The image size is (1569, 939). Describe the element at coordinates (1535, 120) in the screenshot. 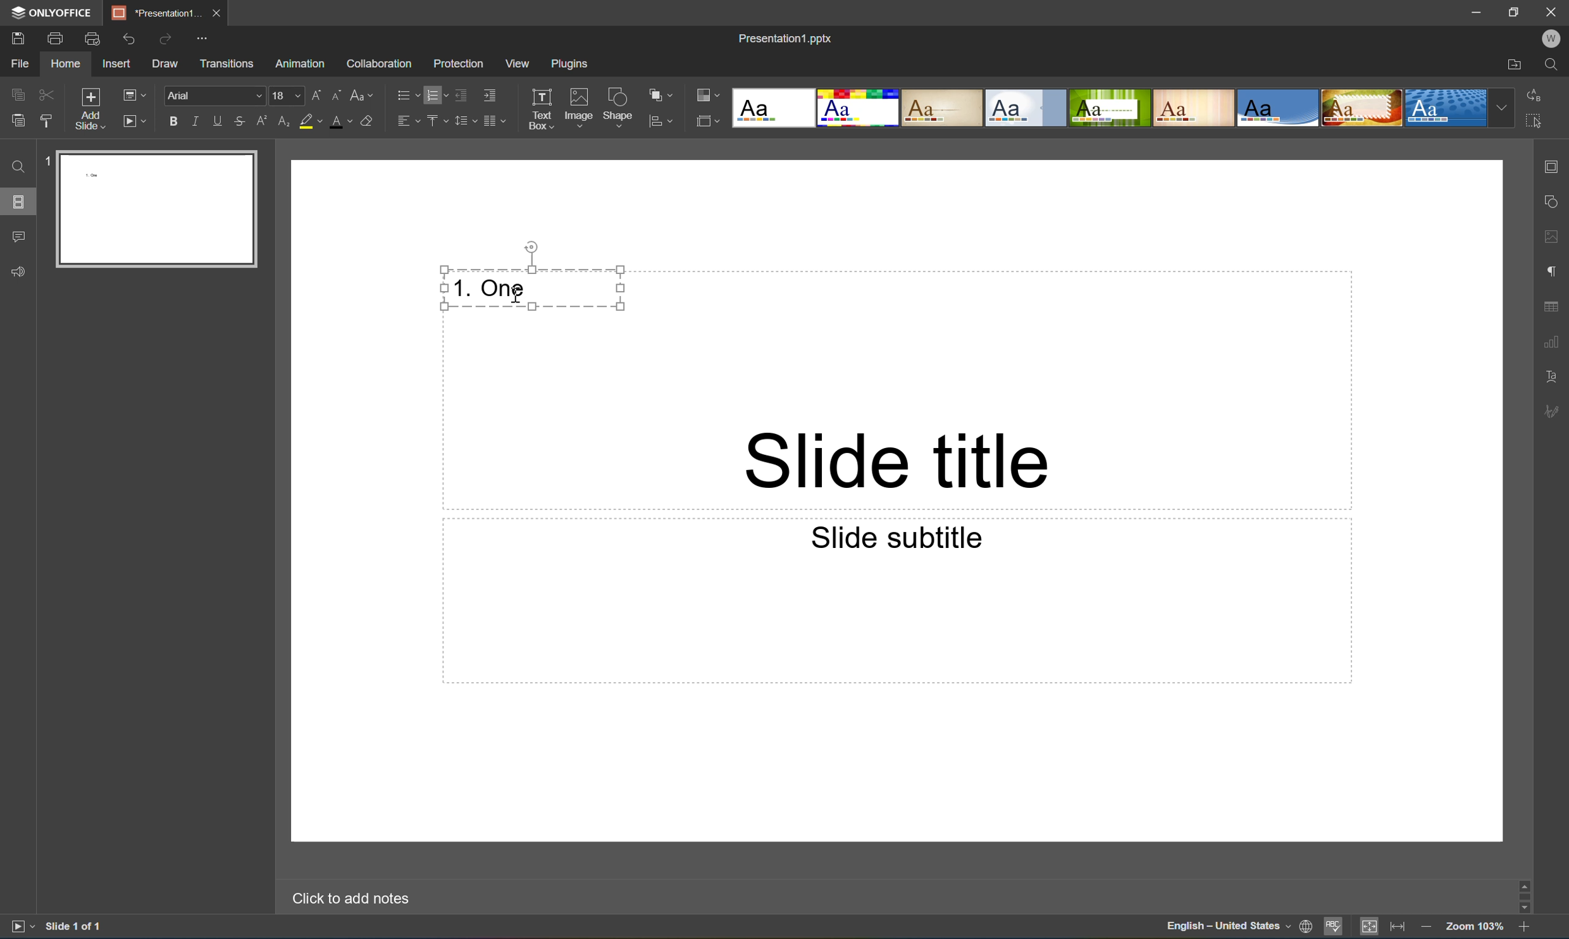

I see `Select all` at that location.